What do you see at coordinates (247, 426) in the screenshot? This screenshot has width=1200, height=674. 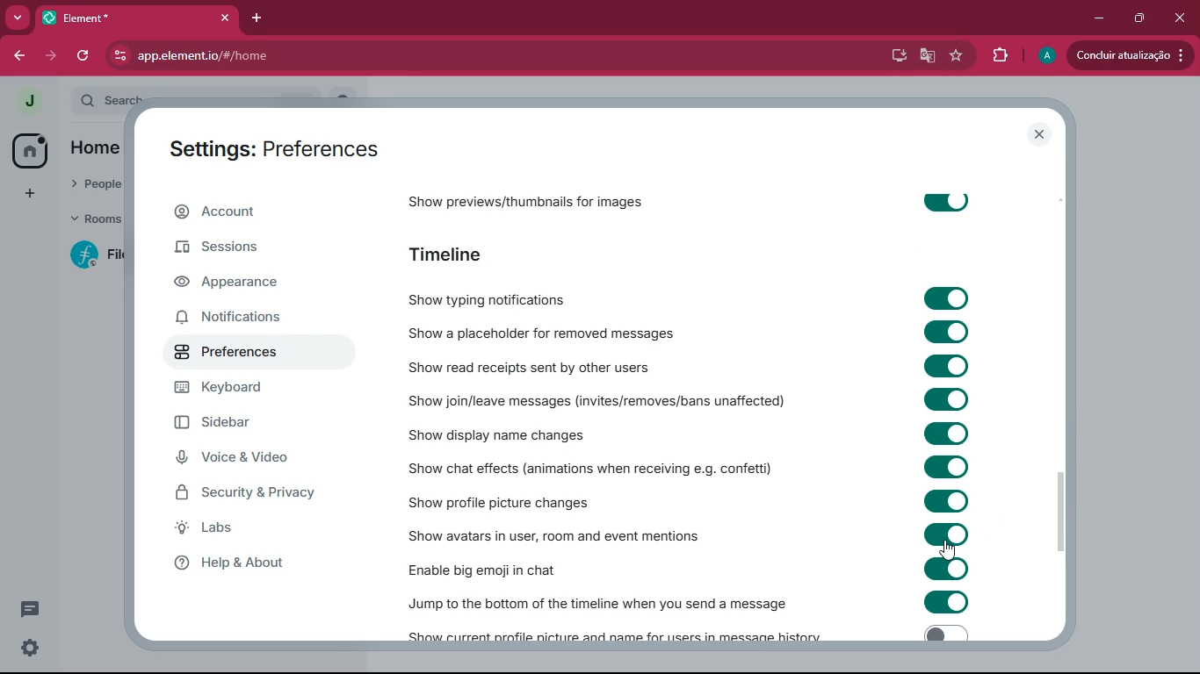 I see `sidebar` at bounding box center [247, 426].